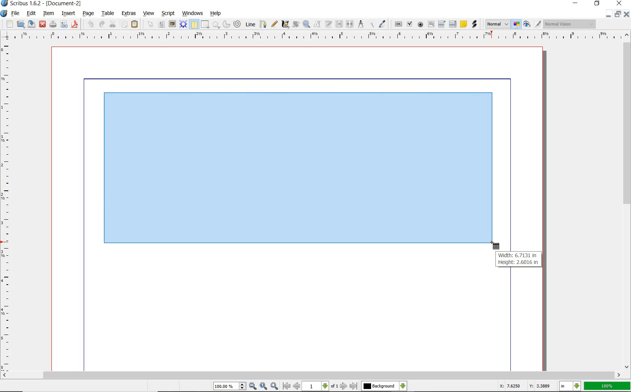  I want to click on system logo, so click(5, 13).